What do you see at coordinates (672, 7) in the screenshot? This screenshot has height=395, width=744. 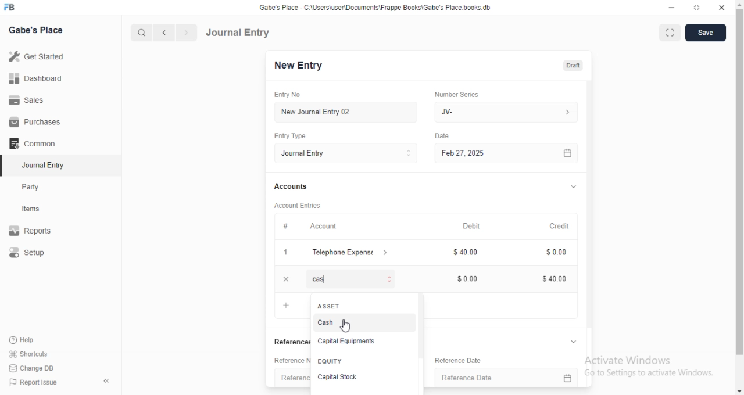 I see `Minimize` at bounding box center [672, 7].